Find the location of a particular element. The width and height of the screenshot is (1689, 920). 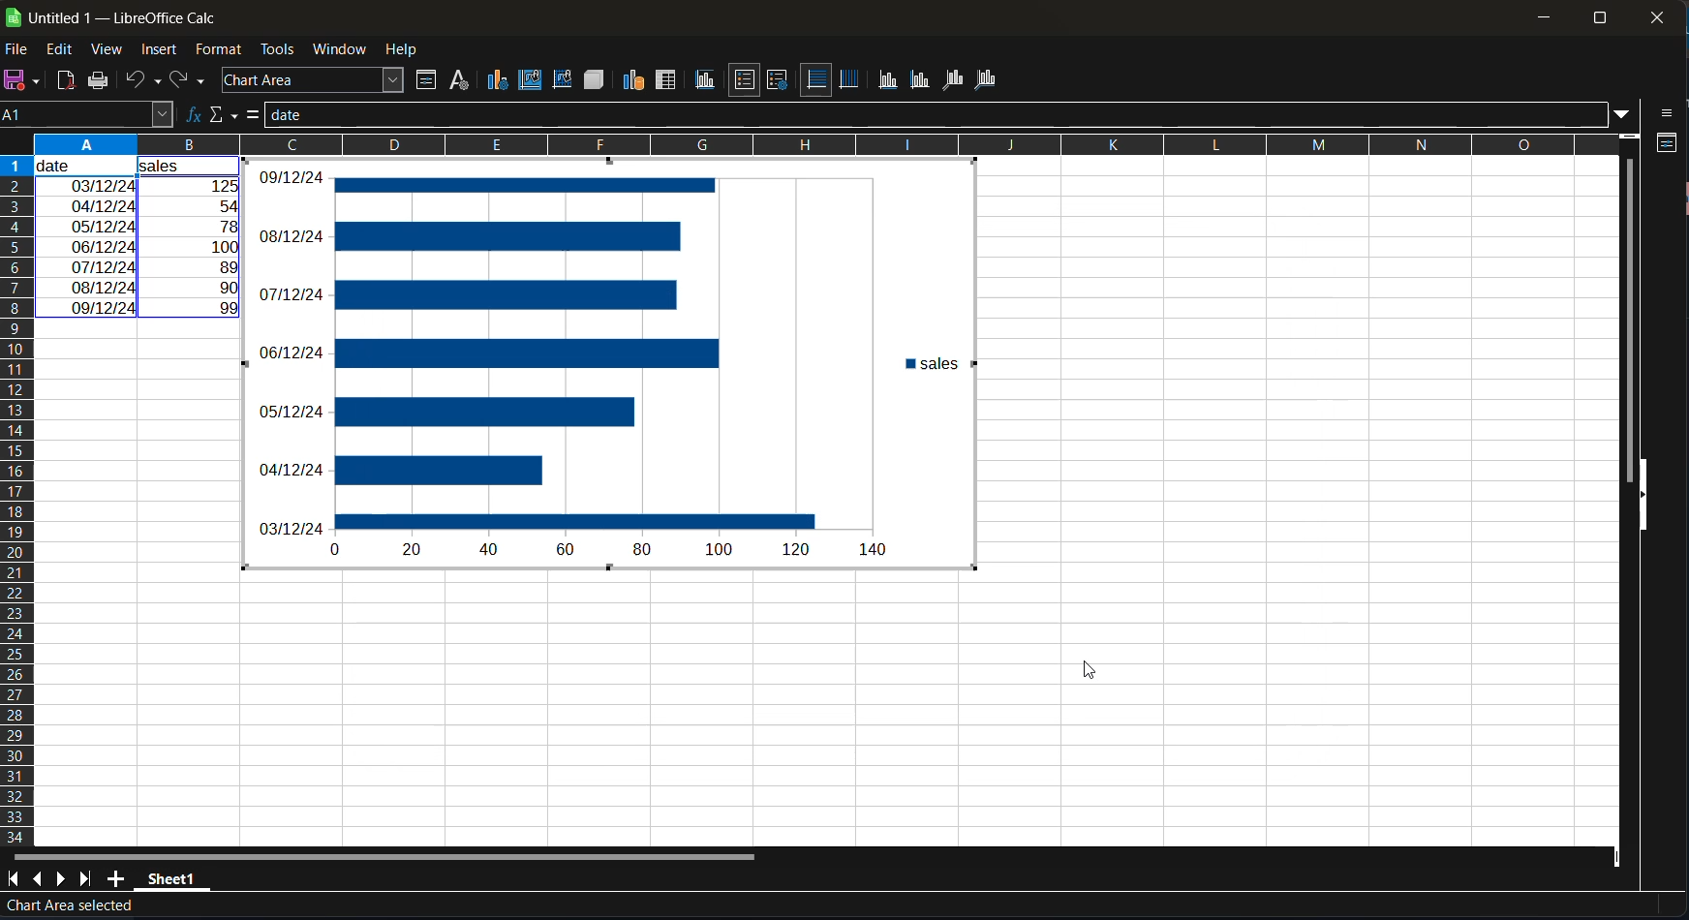

horizontal grids is located at coordinates (816, 79).